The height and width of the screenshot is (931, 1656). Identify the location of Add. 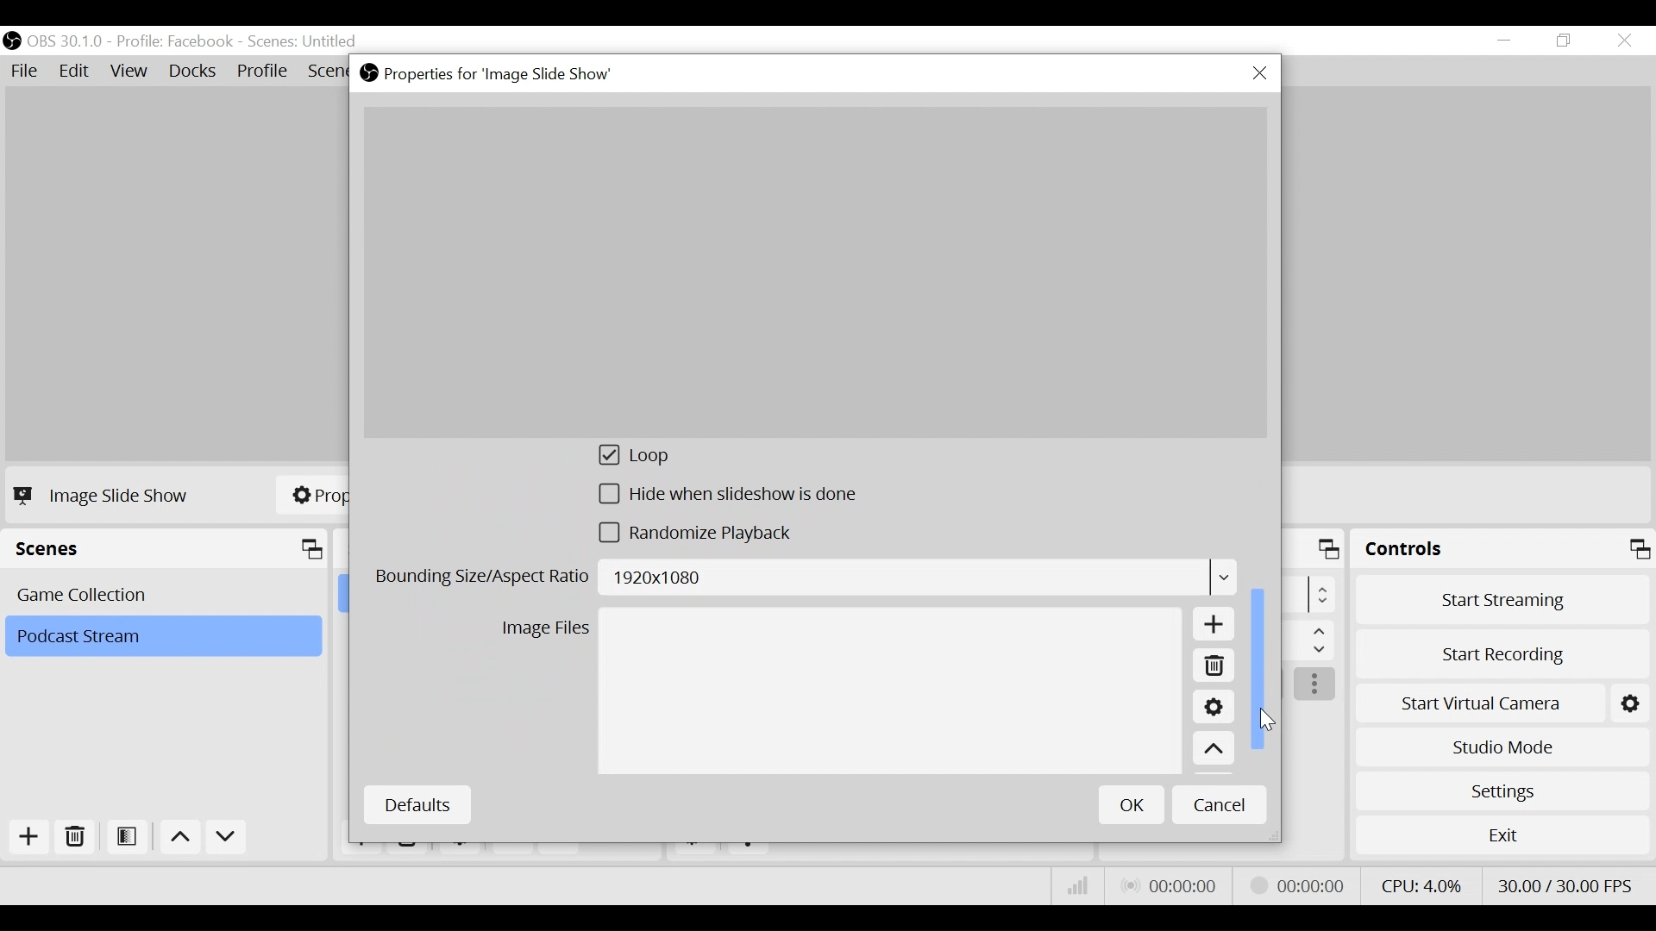
(27, 837).